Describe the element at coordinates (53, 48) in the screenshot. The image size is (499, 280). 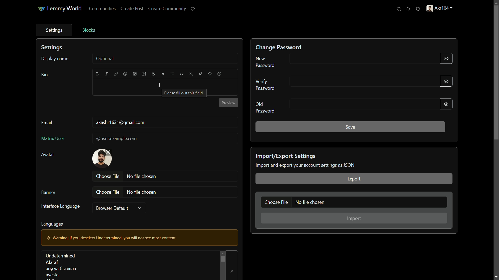
I see `settings` at that location.